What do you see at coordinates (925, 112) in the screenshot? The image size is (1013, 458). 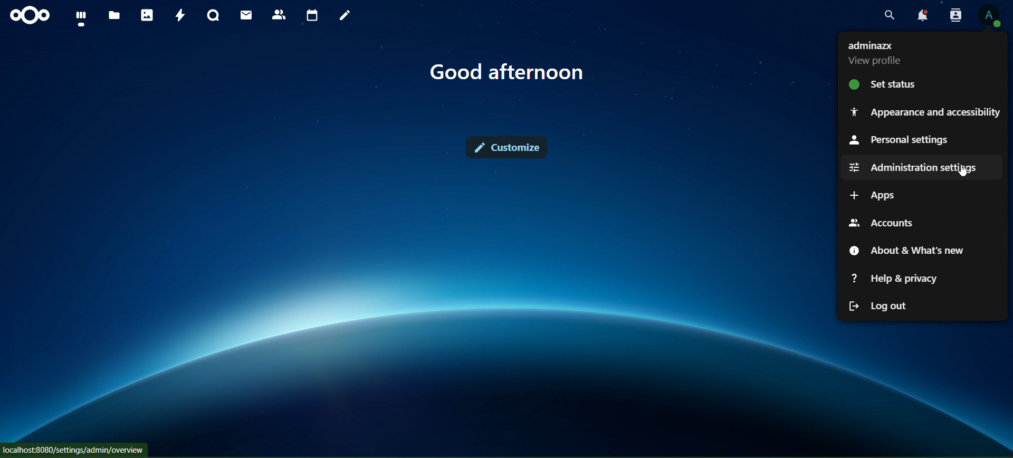 I see `appearance and accessibilty` at bounding box center [925, 112].